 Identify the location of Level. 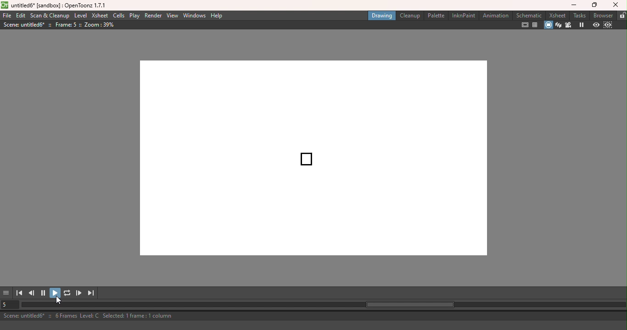
(80, 16).